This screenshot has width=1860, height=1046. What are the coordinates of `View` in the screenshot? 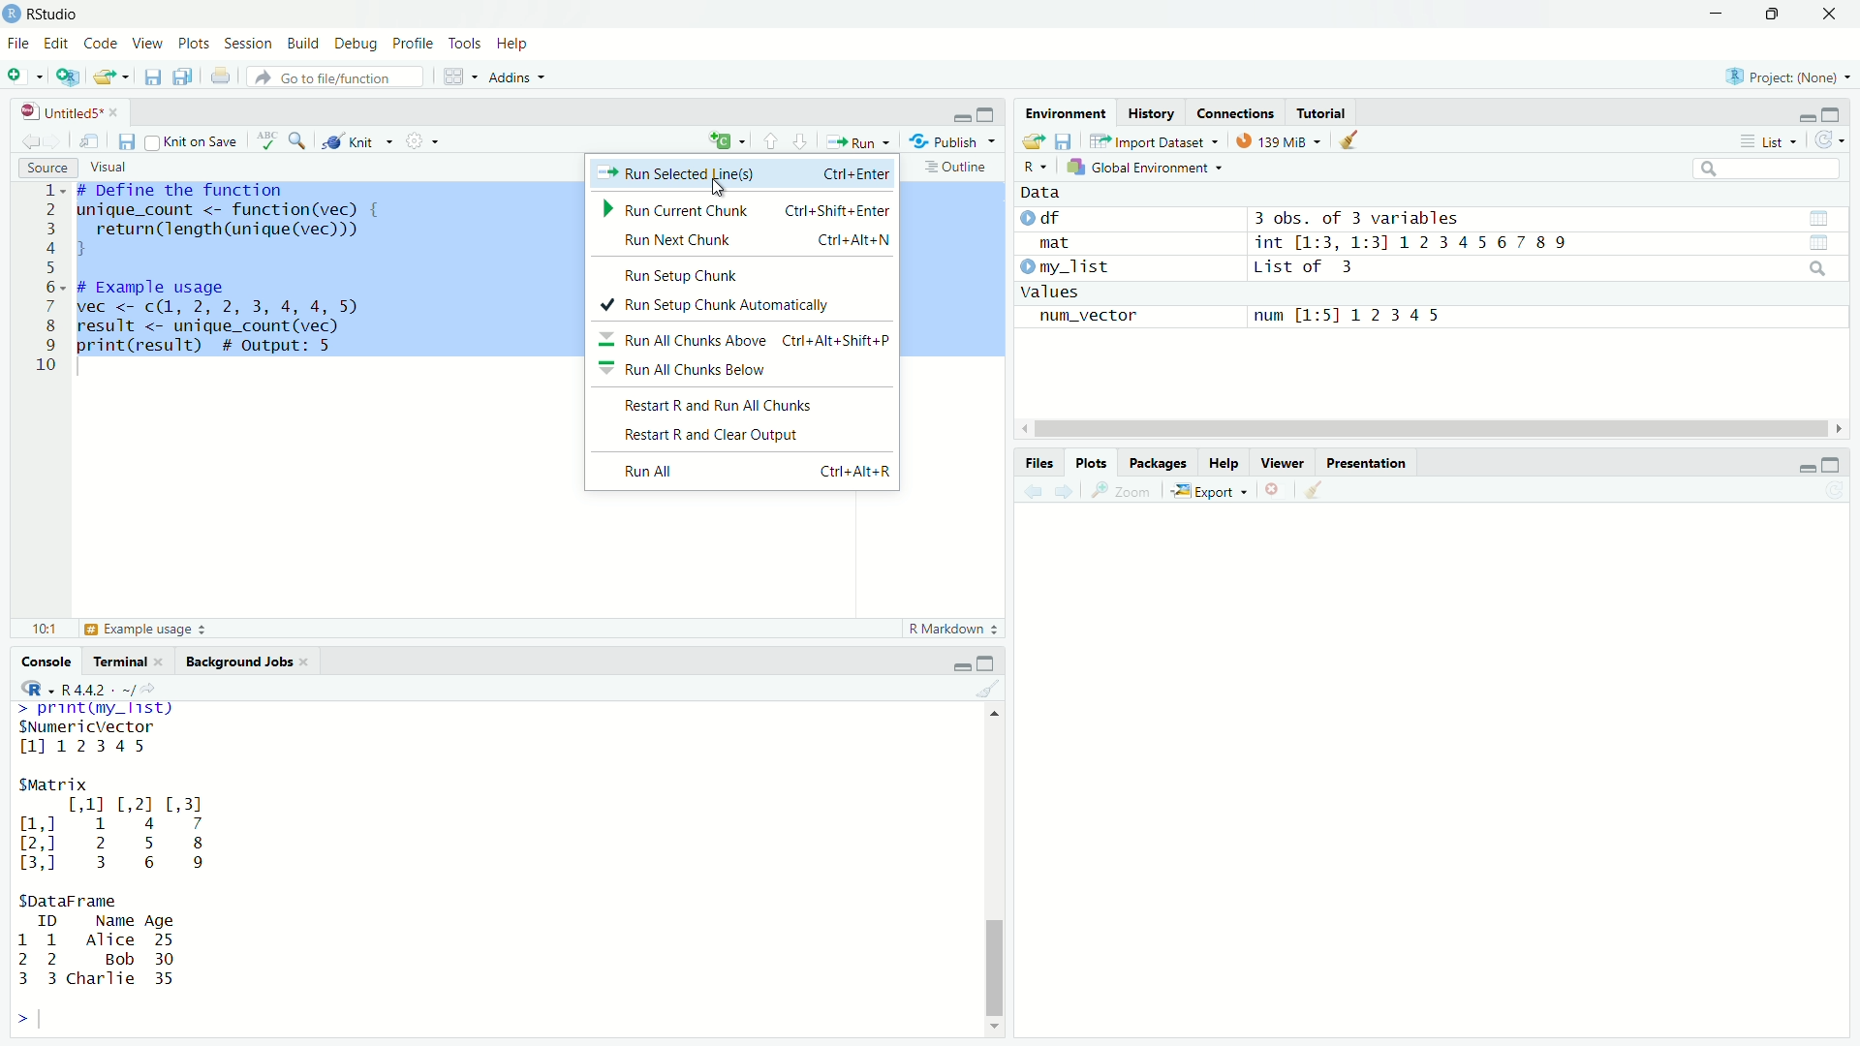 It's located at (147, 45).